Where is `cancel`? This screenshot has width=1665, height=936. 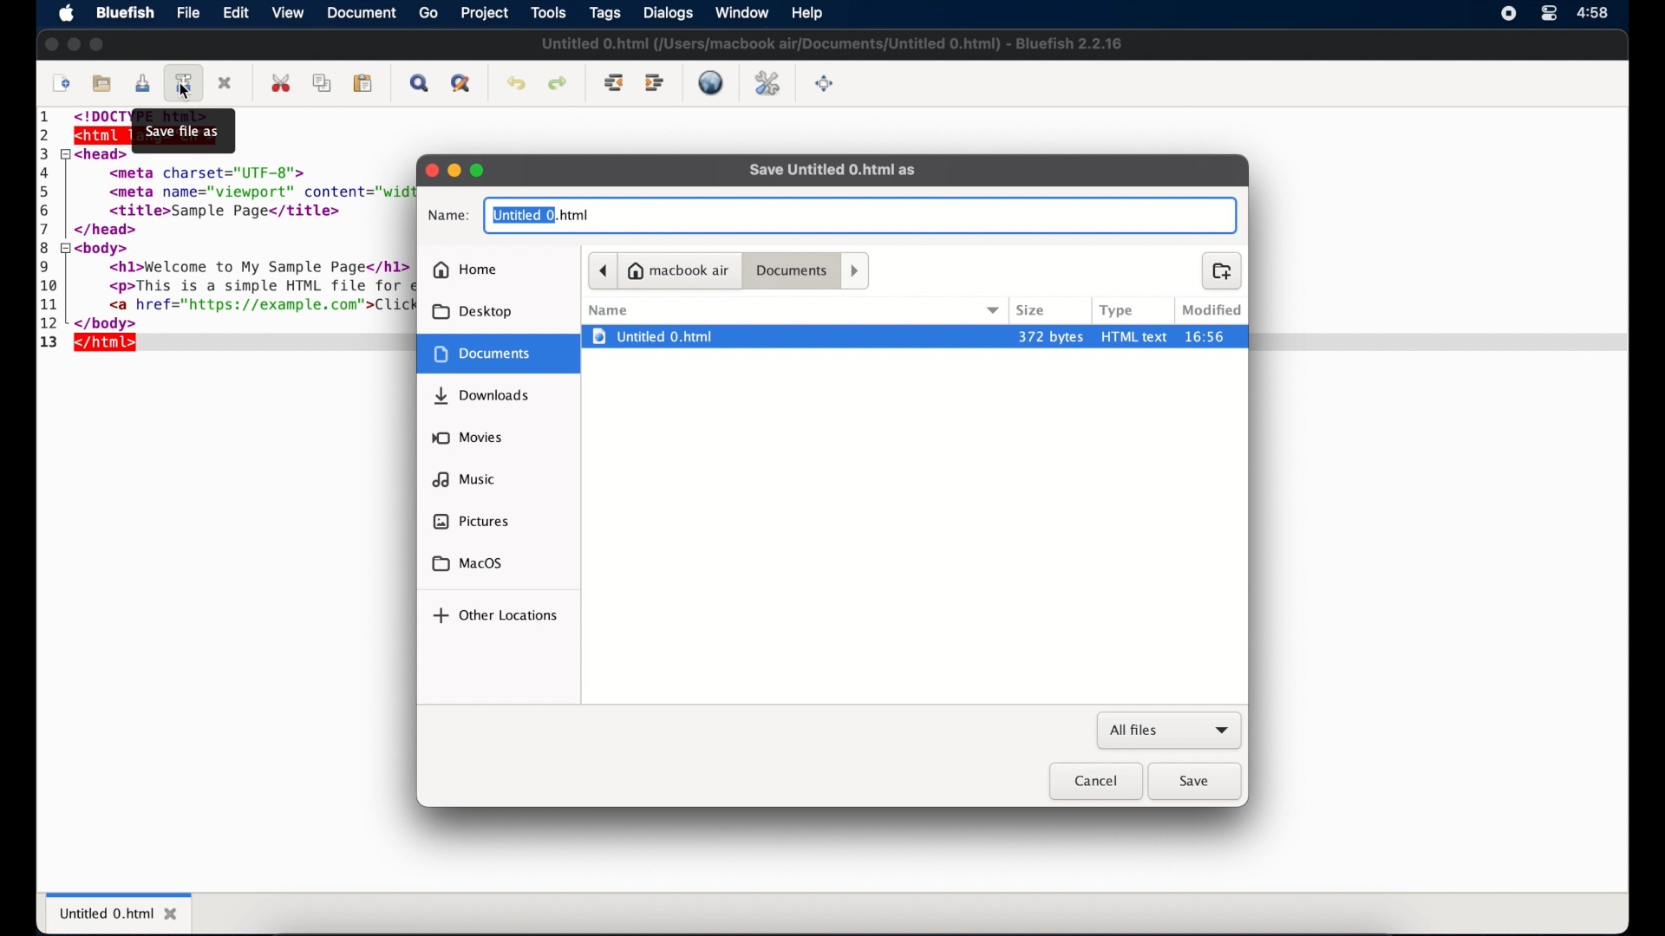
cancel is located at coordinates (1095, 782).